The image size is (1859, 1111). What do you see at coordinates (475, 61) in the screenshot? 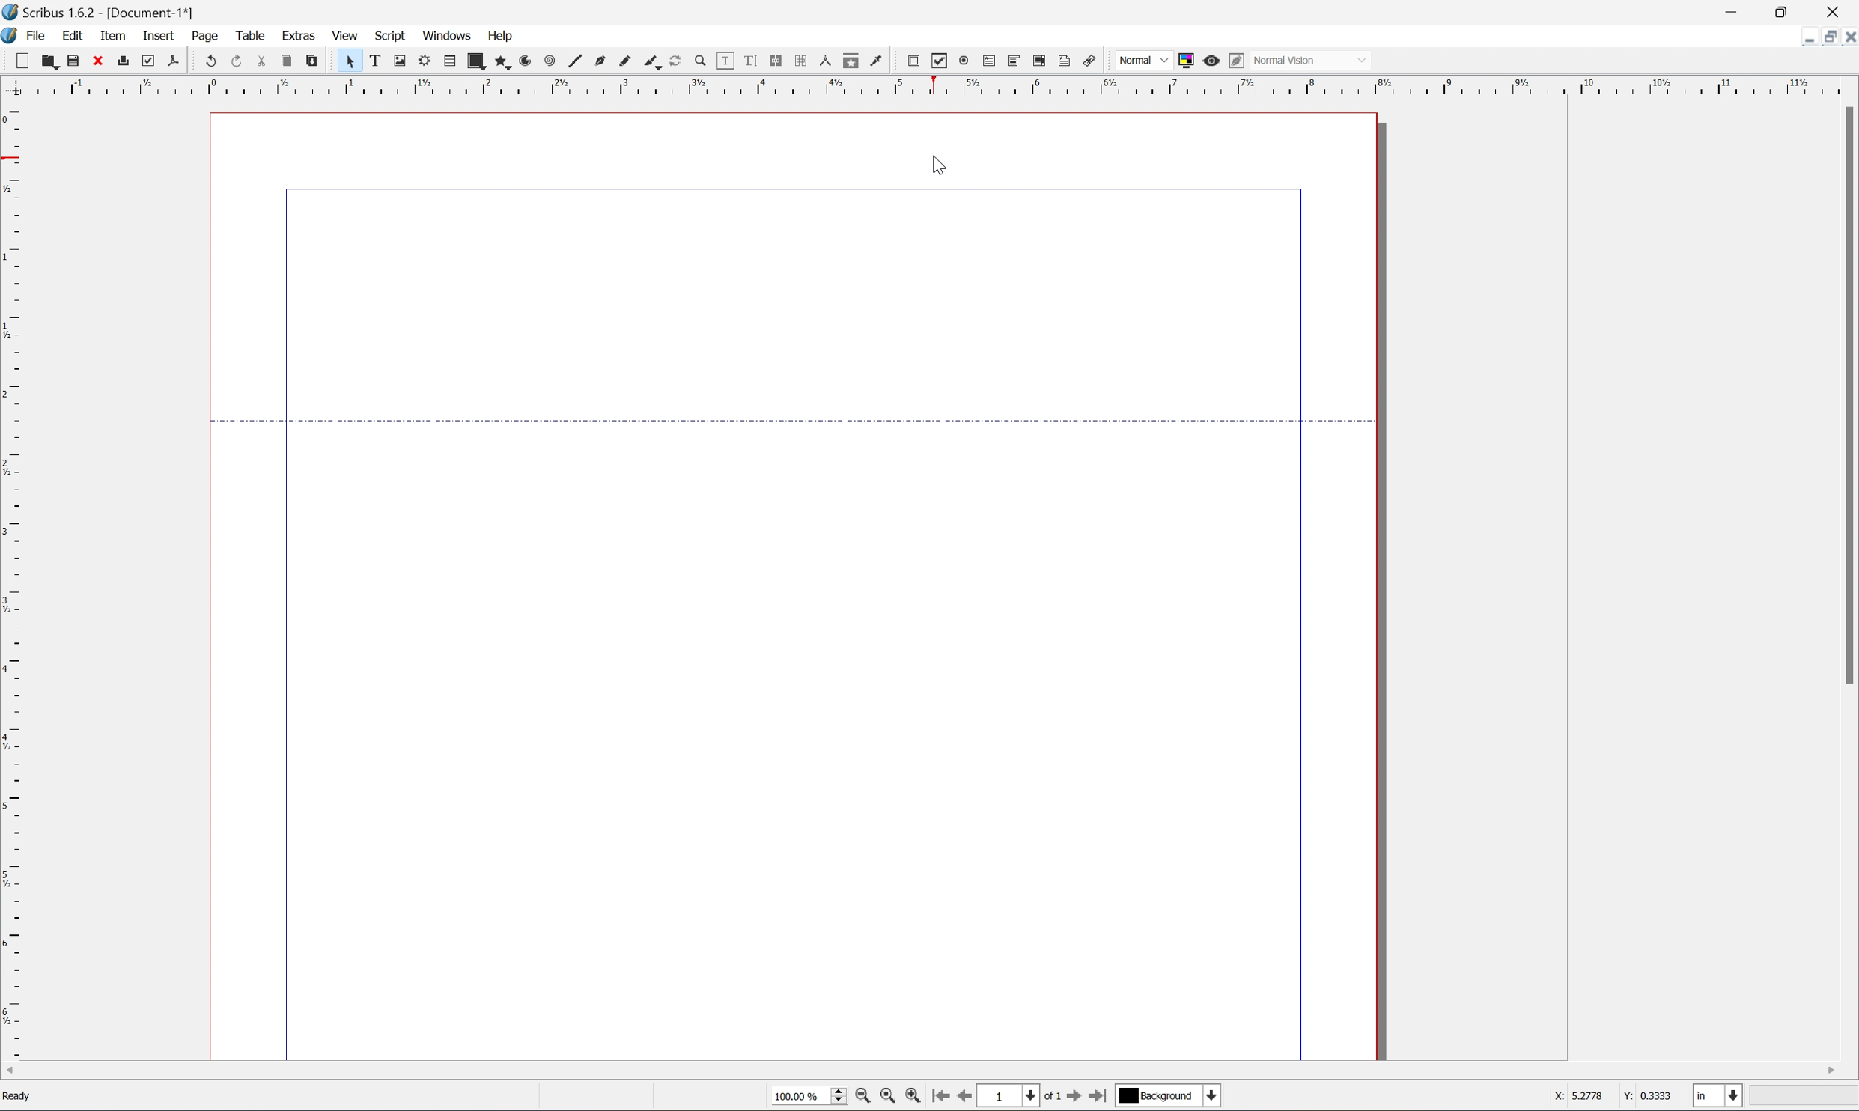
I see `shape` at bounding box center [475, 61].